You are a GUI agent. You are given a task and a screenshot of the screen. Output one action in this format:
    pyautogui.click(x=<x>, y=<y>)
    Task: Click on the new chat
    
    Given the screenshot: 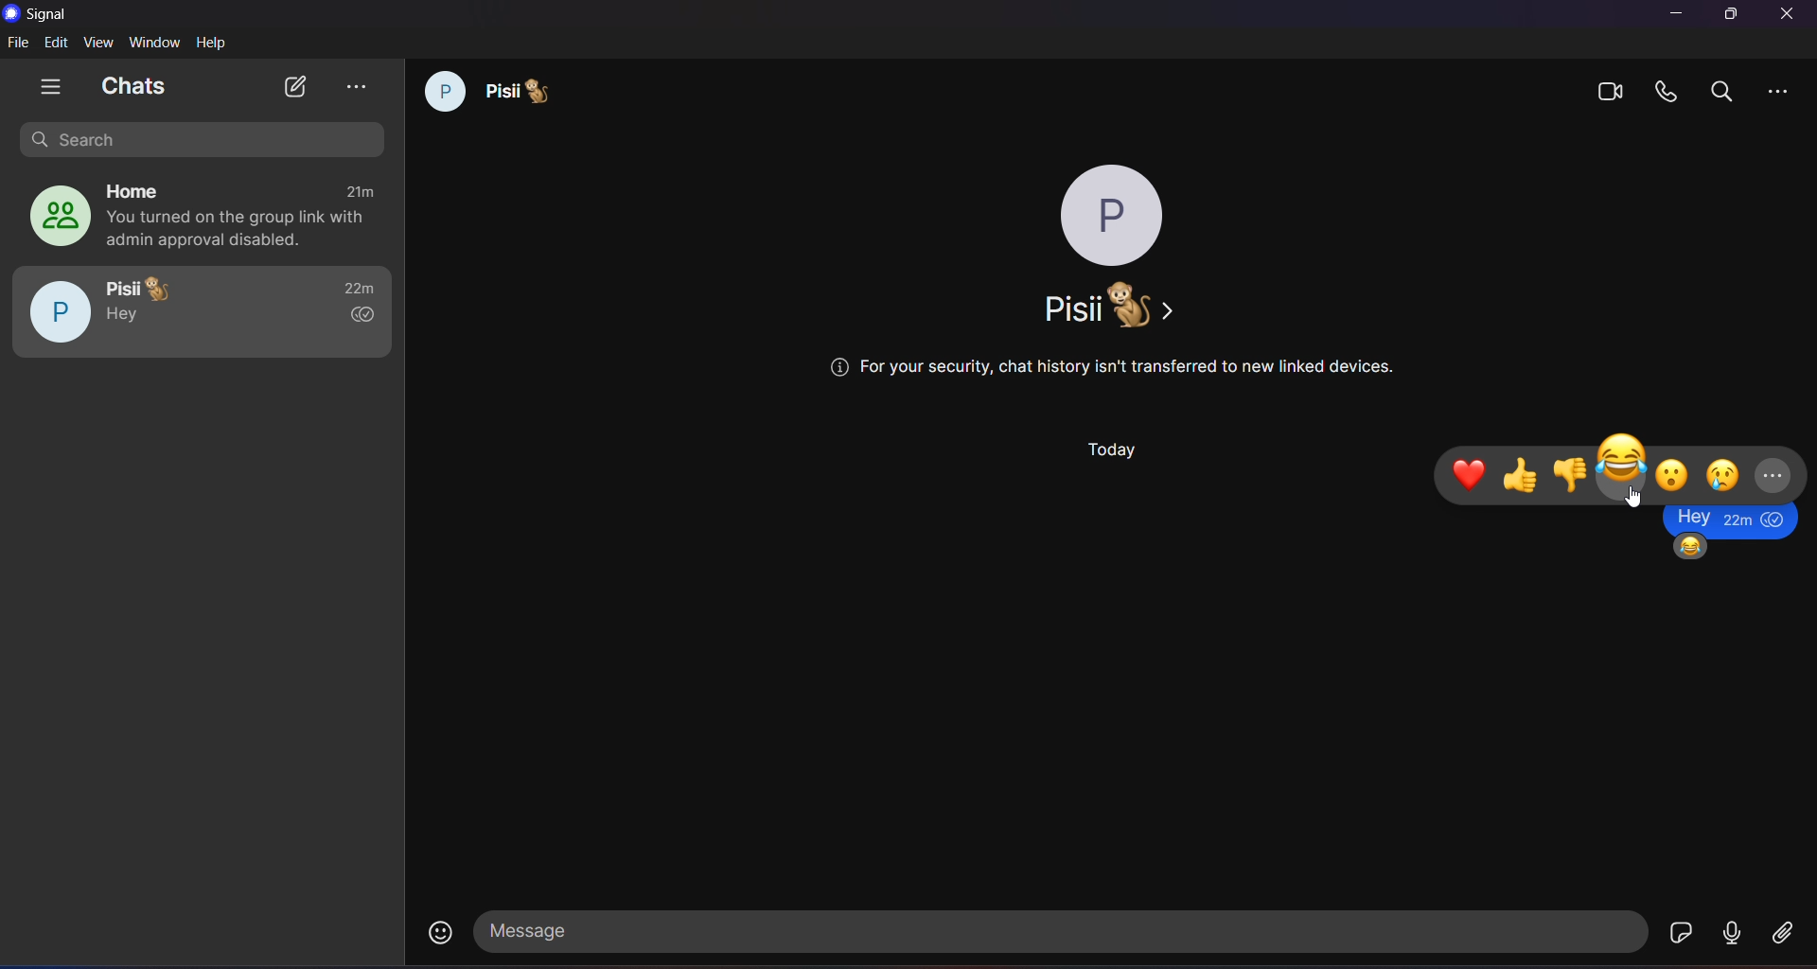 What is the action you would take?
    pyautogui.click(x=295, y=86)
    